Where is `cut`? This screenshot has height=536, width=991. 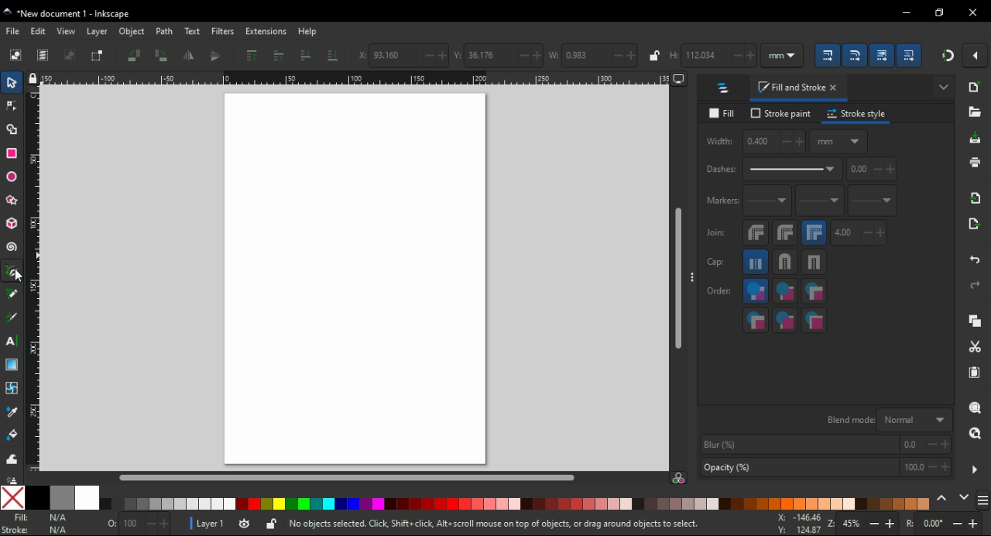 cut is located at coordinates (974, 348).